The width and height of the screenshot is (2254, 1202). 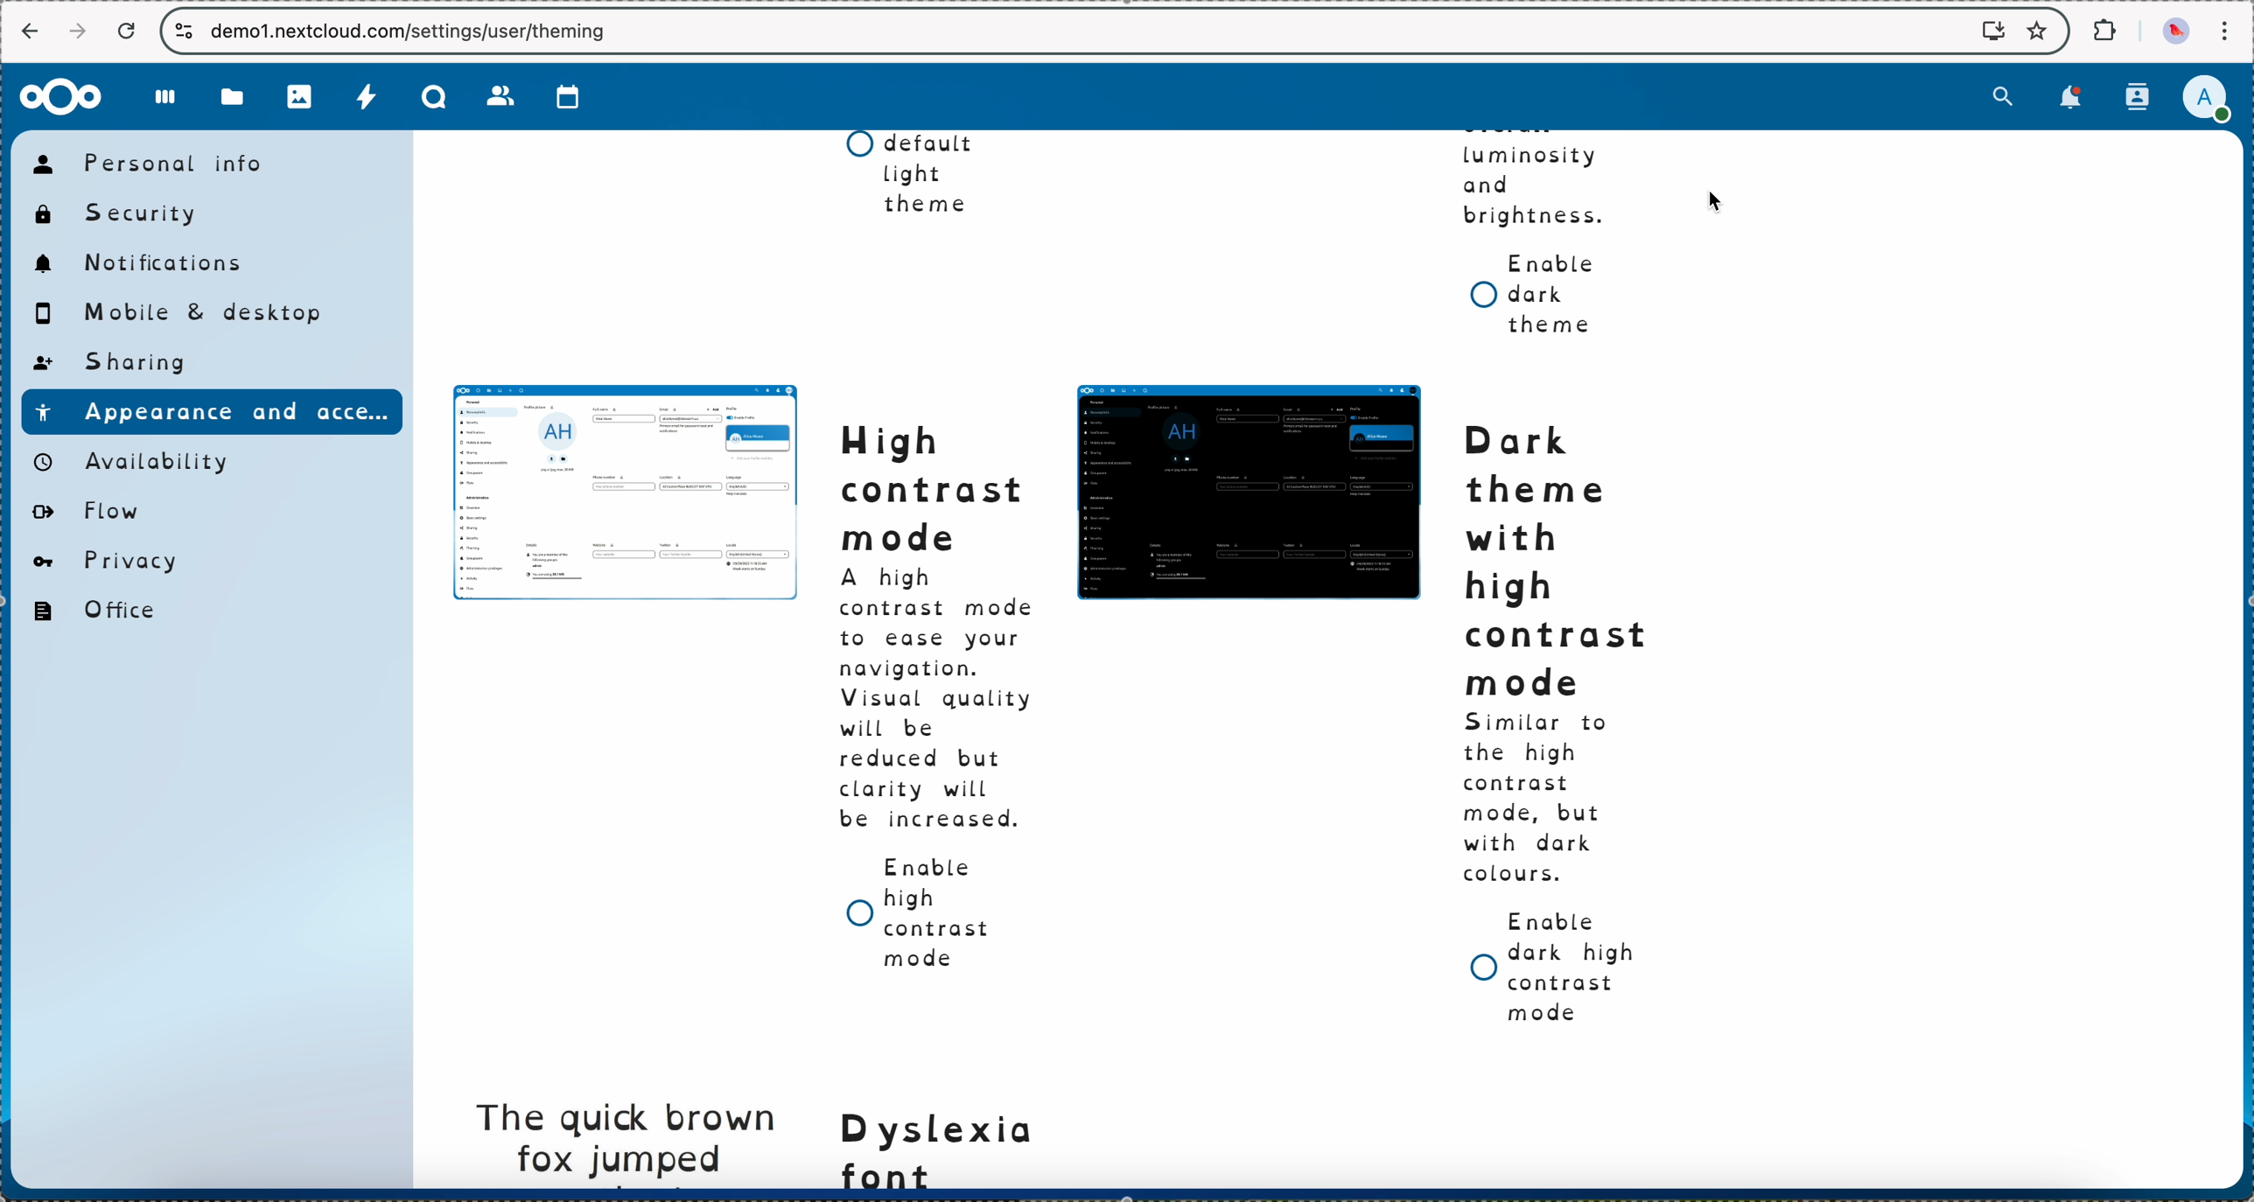 I want to click on cursor, so click(x=1721, y=201).